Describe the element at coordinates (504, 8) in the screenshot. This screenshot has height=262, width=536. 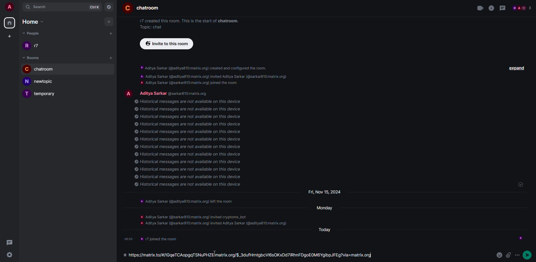
I see `threads` at that location.